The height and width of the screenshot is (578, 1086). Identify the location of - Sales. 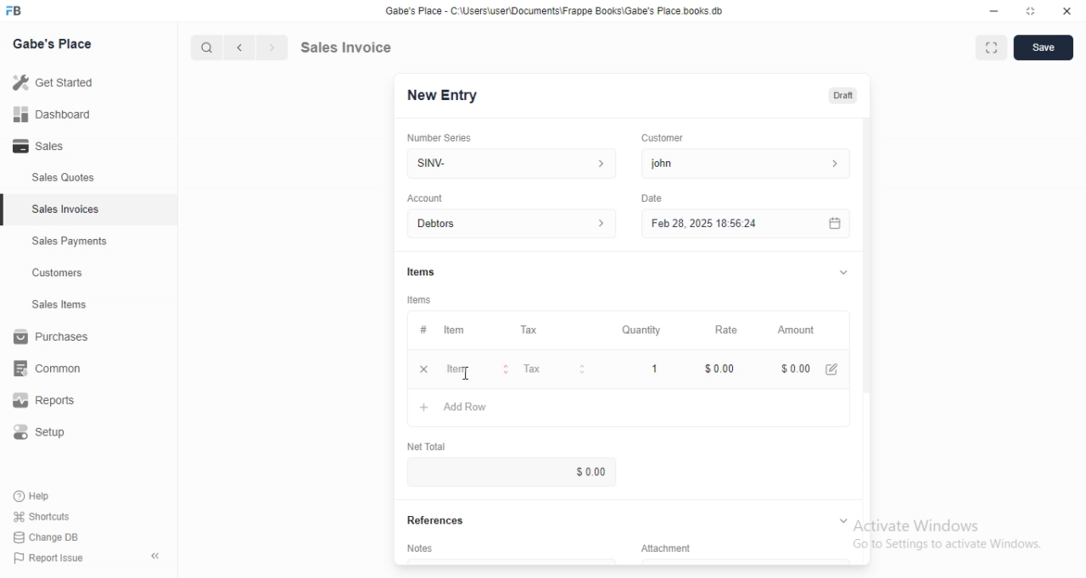
(54, 148).